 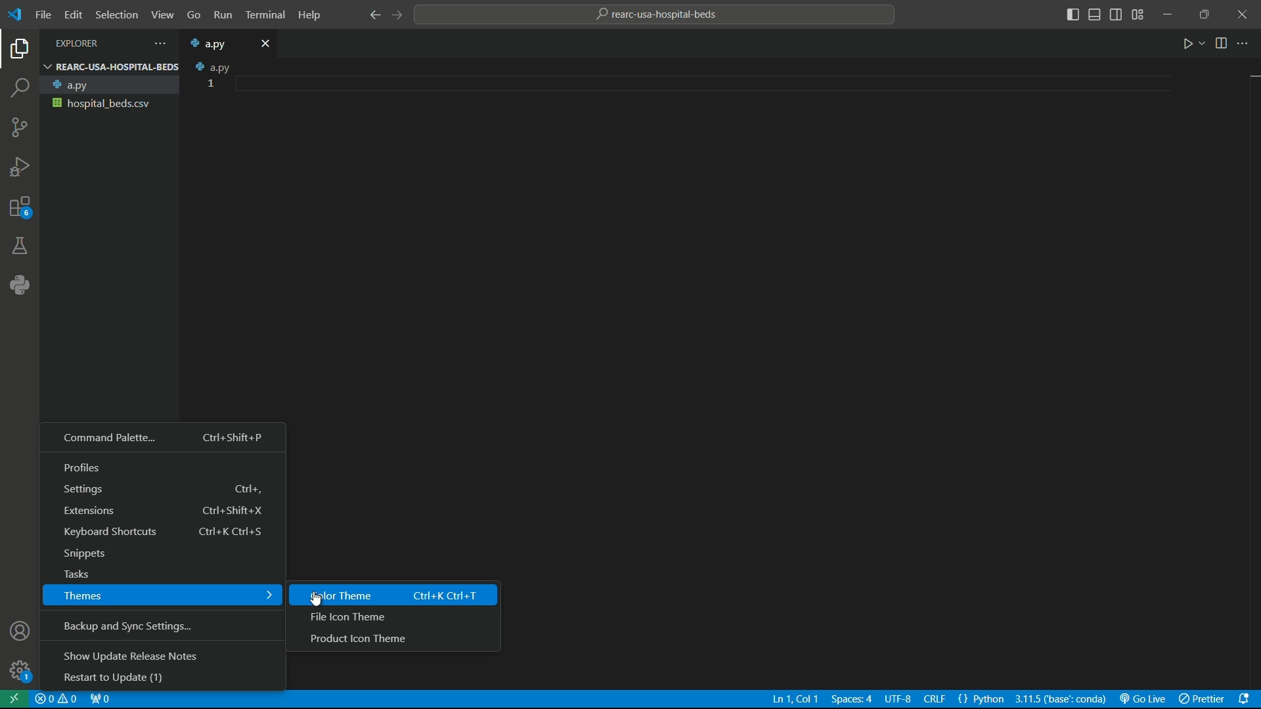 I want to click on 1, so click(x=212, y=83).